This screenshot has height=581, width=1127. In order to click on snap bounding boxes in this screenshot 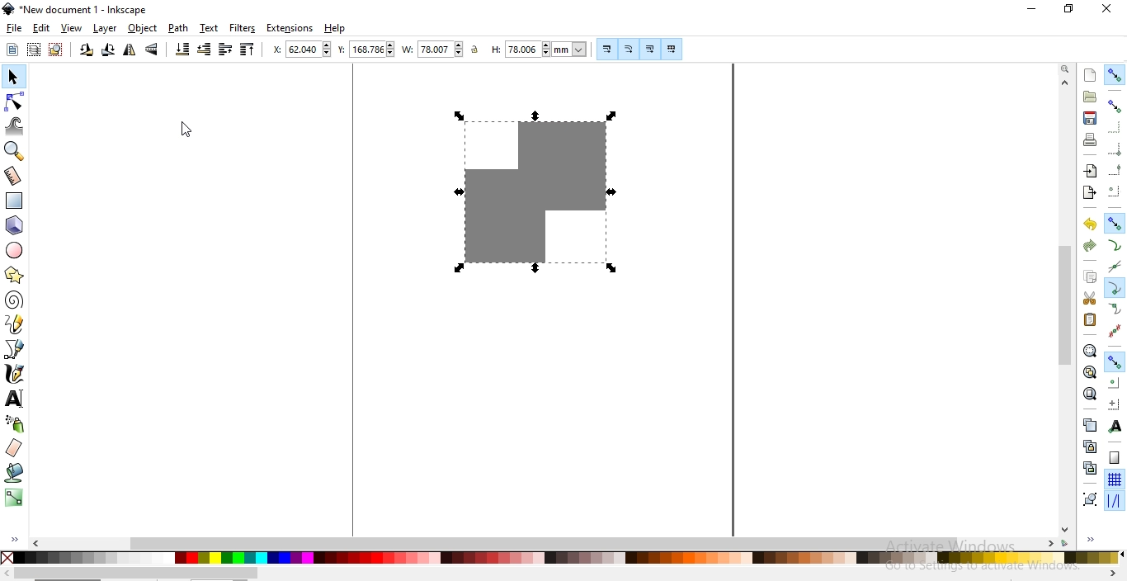, I will do `click(1116, 106)`.